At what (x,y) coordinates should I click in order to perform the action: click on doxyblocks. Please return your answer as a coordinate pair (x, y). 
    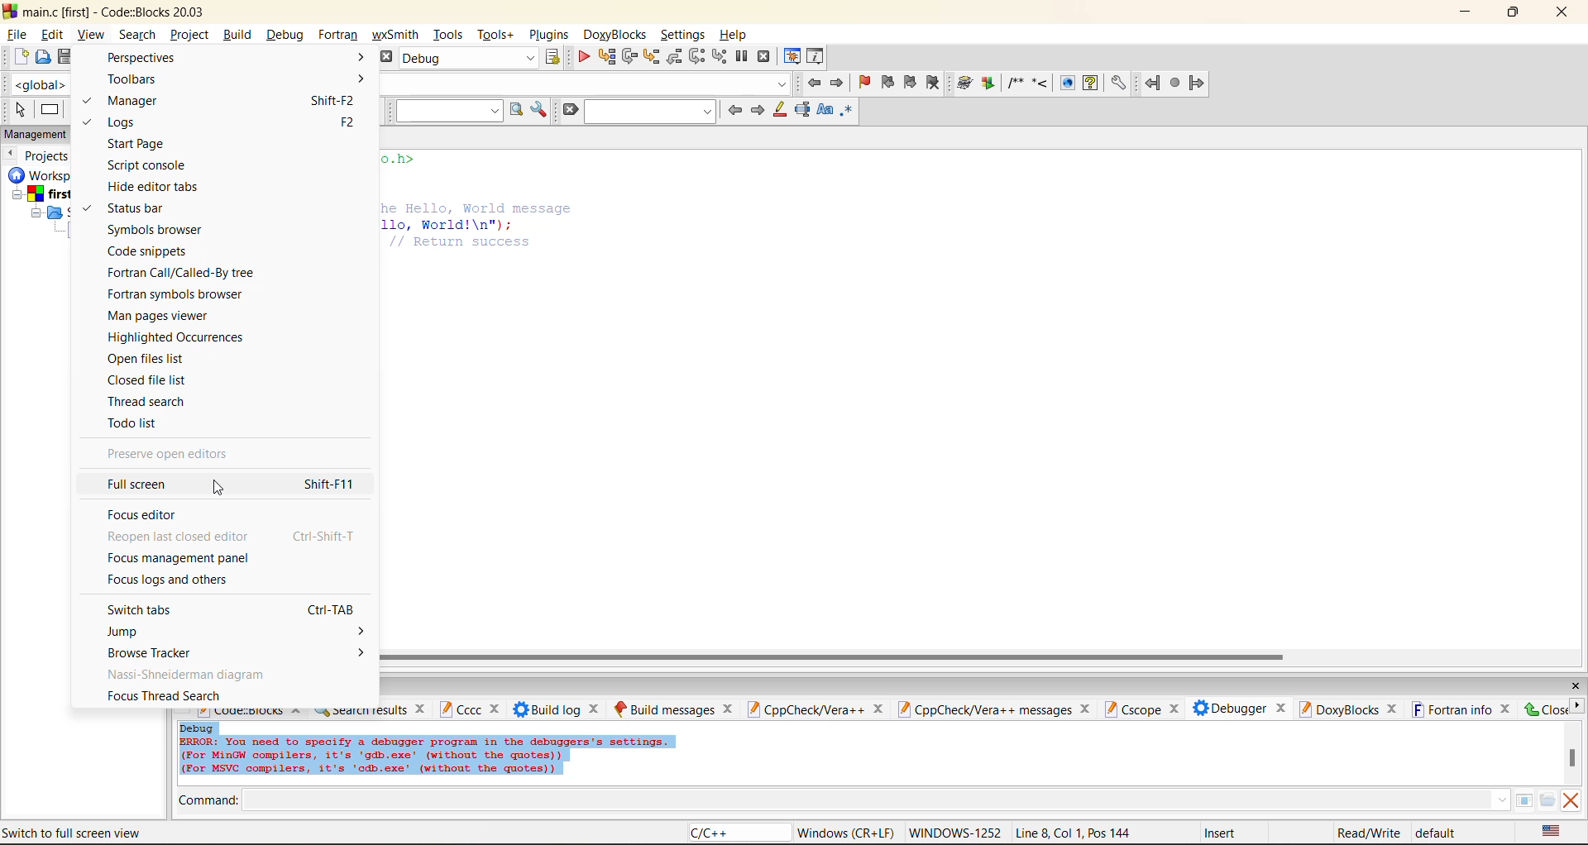
    Looking at the image, I should click on (615, 33).